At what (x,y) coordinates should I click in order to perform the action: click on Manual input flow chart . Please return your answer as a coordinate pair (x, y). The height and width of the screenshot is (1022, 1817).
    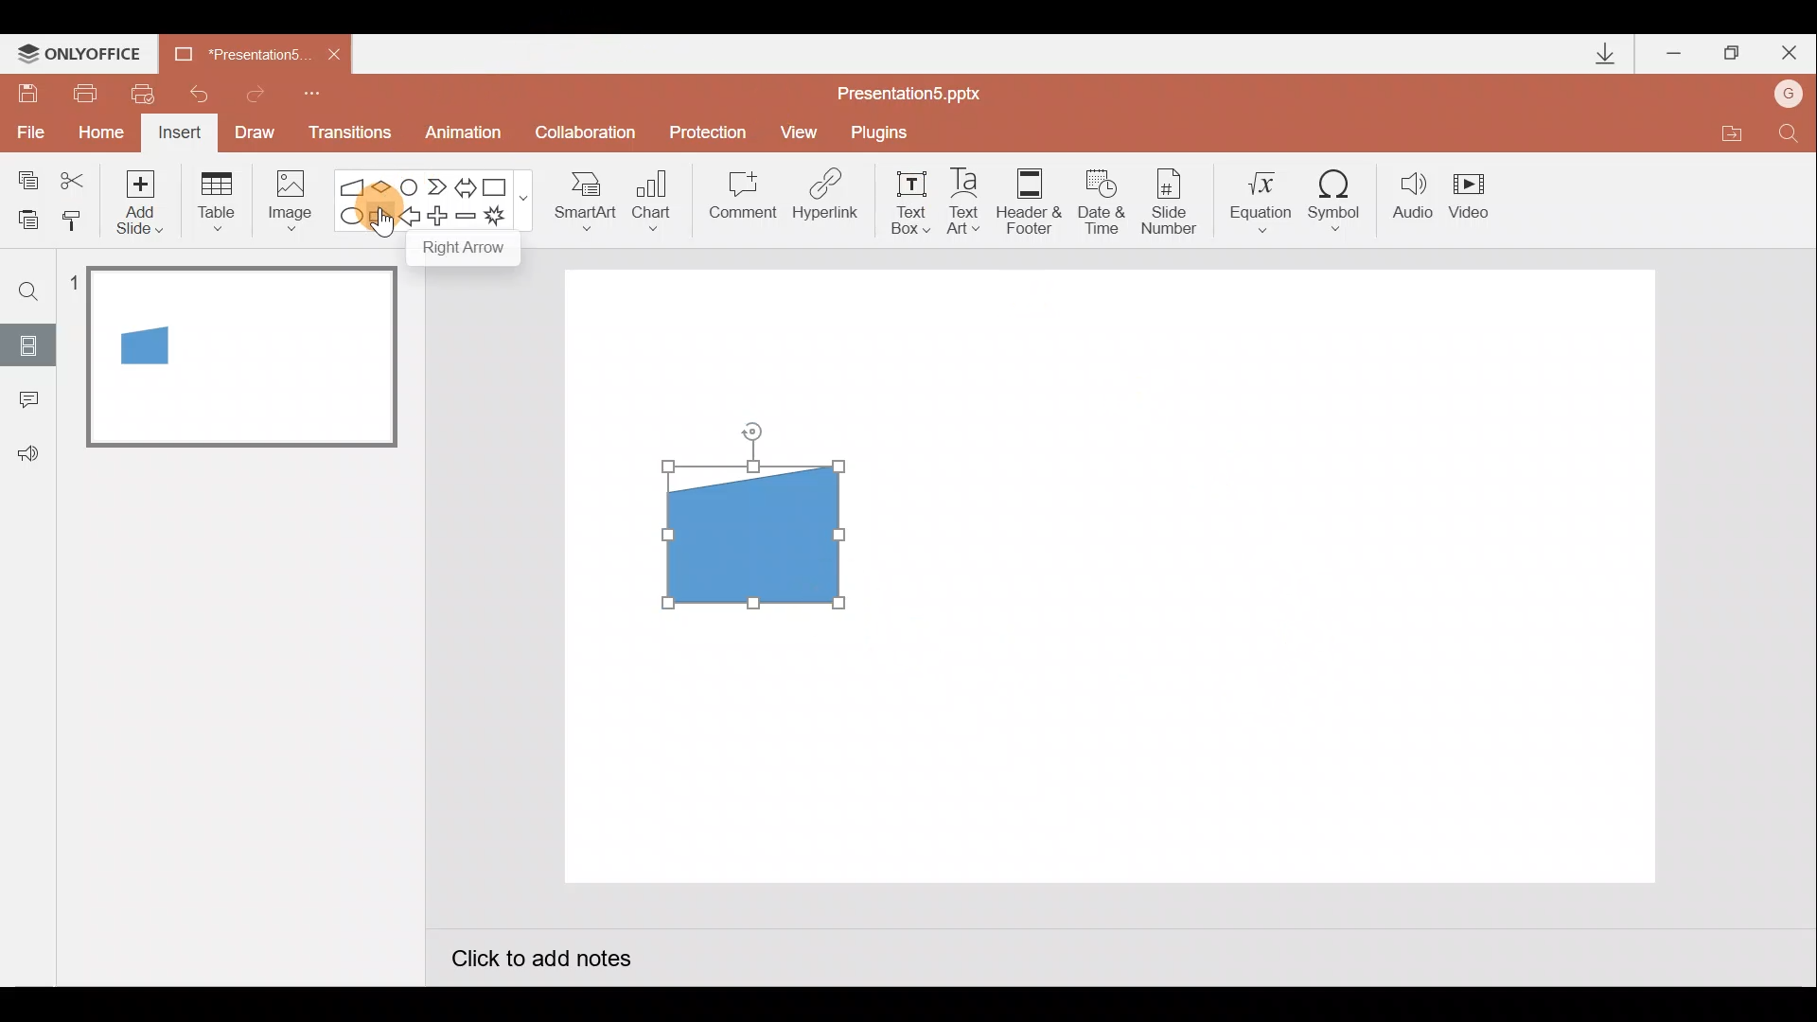
    Looking at the image, I should click on (749, 532).